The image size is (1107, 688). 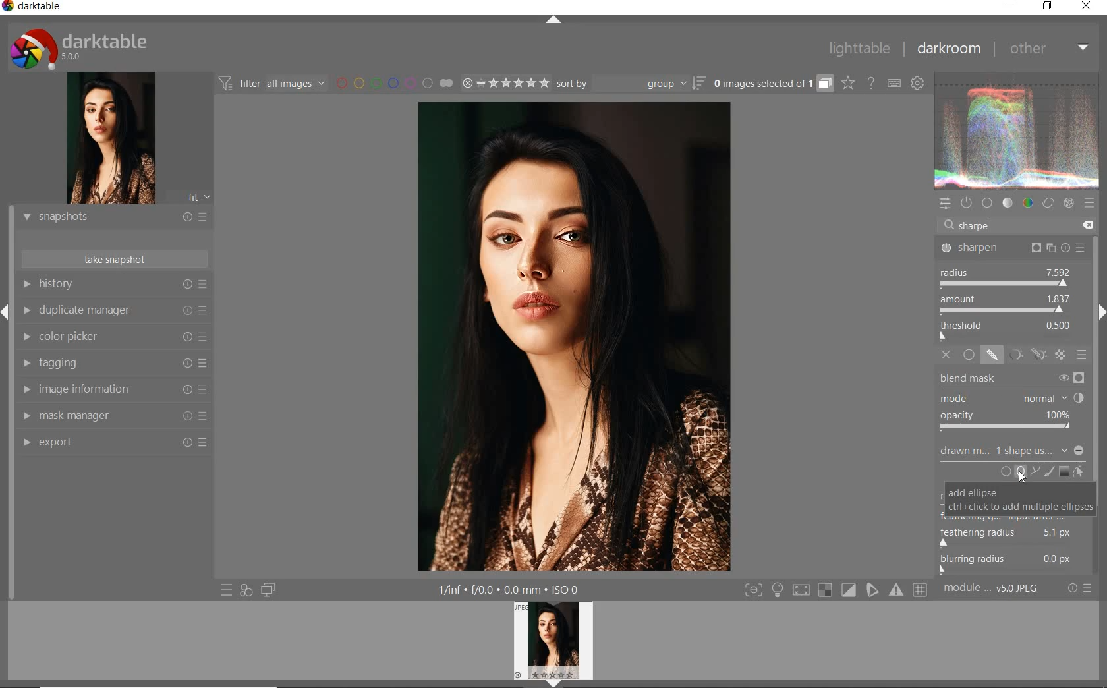 I want to click on expand grouped images, so click(x=772, y=84).